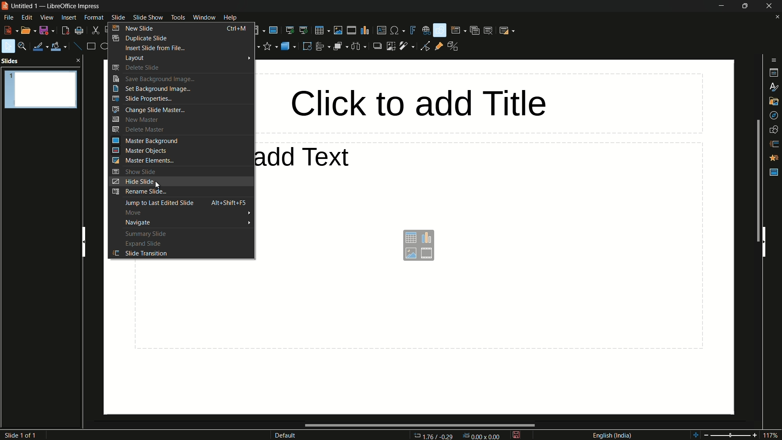 Image resolution: width=782 pixels, height=440 pixels. I want to click on toggle point edit mode, so click(425, 47).